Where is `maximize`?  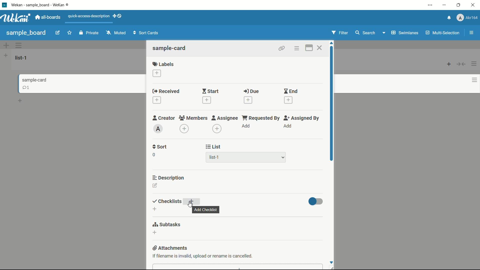
maximize is located at coordinates (459, 5).